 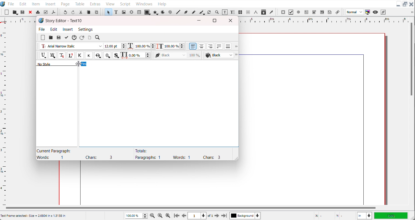 What do you see at coordinates (214, 216) in the screenshot?
I see `Go to next page` at bounding box center [214, 216].